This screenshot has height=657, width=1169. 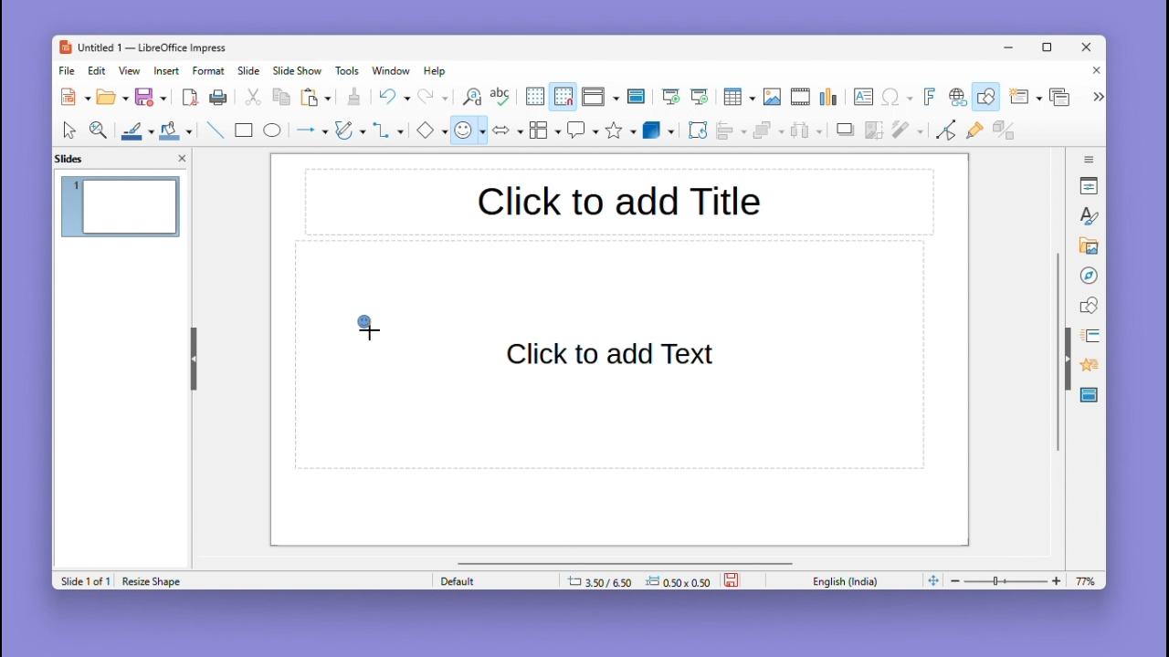 What do you see at coordinates (700, 97) in the screenshot?
I see `Last slide` at bounding box center [700, 97].